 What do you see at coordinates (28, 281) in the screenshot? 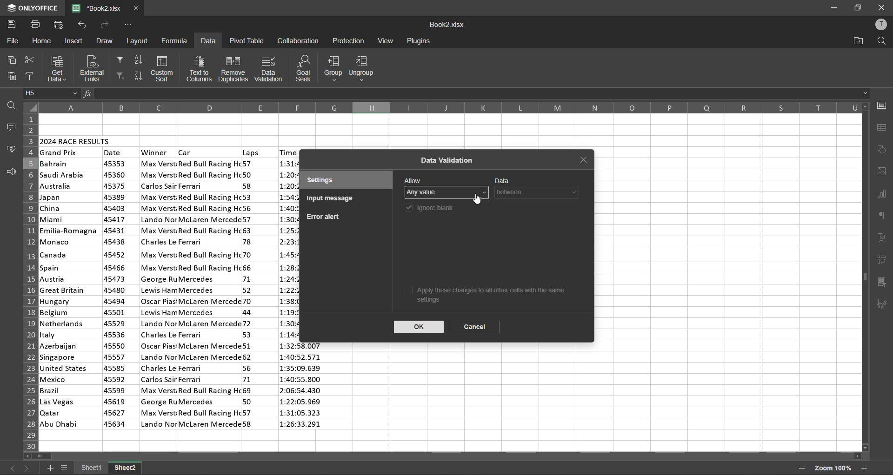
I see `row numbers` at bounding box center [28, 281].